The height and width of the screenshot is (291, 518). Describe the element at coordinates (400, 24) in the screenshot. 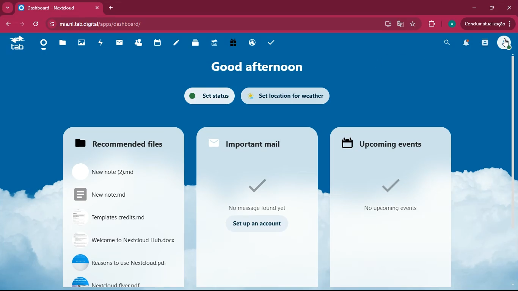

I see `google translate` at that location.